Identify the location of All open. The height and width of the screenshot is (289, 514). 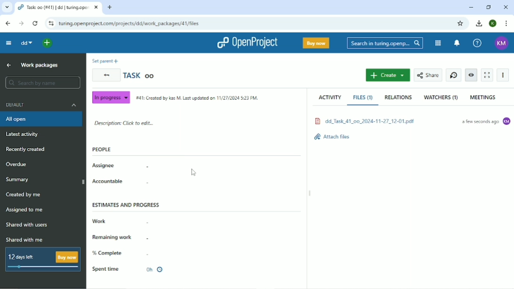
(42, 119).